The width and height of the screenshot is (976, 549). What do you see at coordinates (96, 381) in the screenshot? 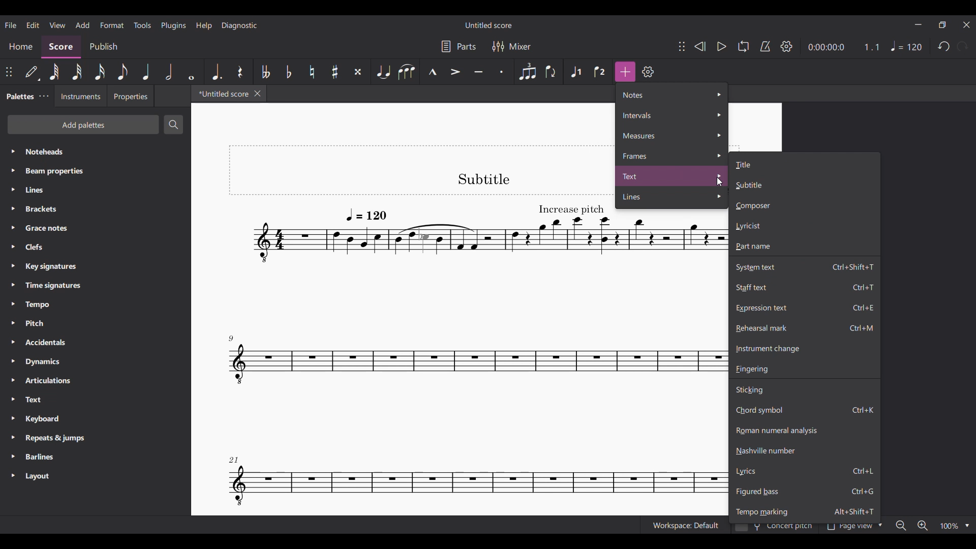
I see `Articulations` at bounding box center [96, 381].